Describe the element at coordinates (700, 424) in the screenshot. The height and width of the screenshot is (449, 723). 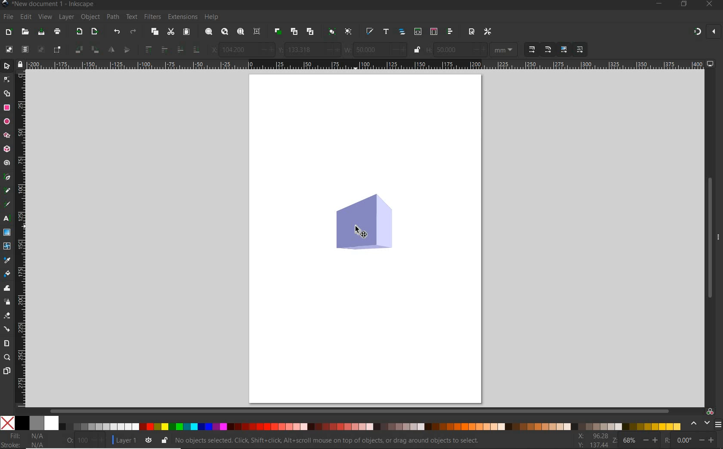
I see `scroll color options` at that location.